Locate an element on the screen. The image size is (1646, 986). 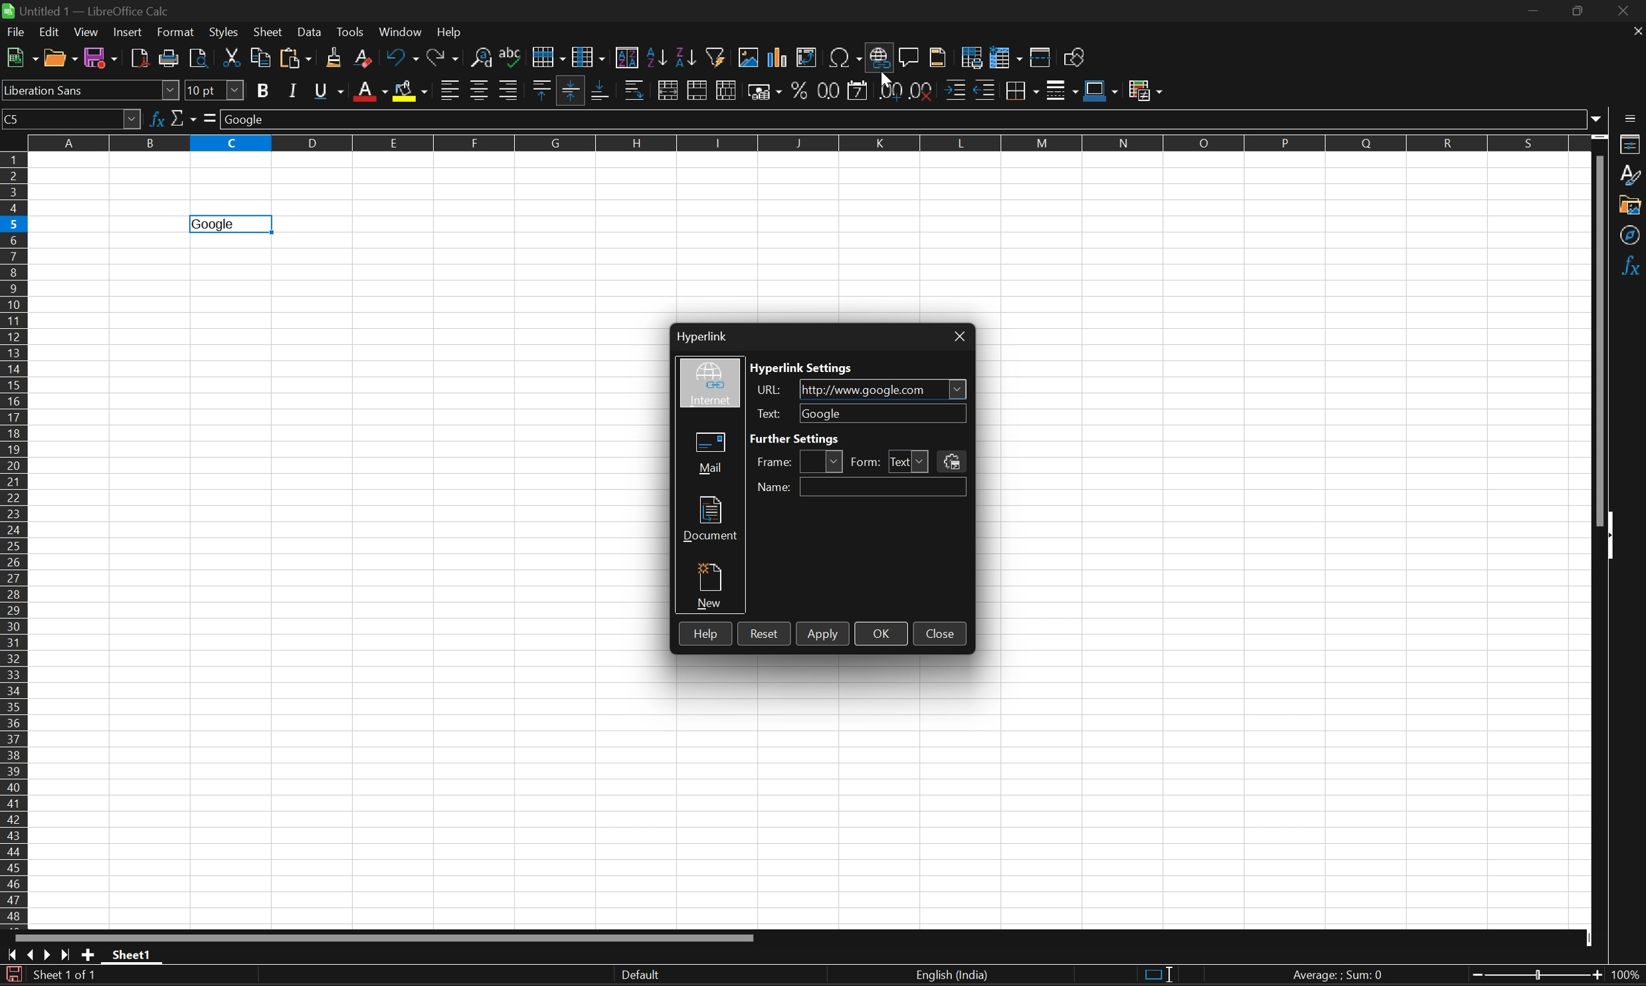
Insert comment is located at coordinates (910, 57).